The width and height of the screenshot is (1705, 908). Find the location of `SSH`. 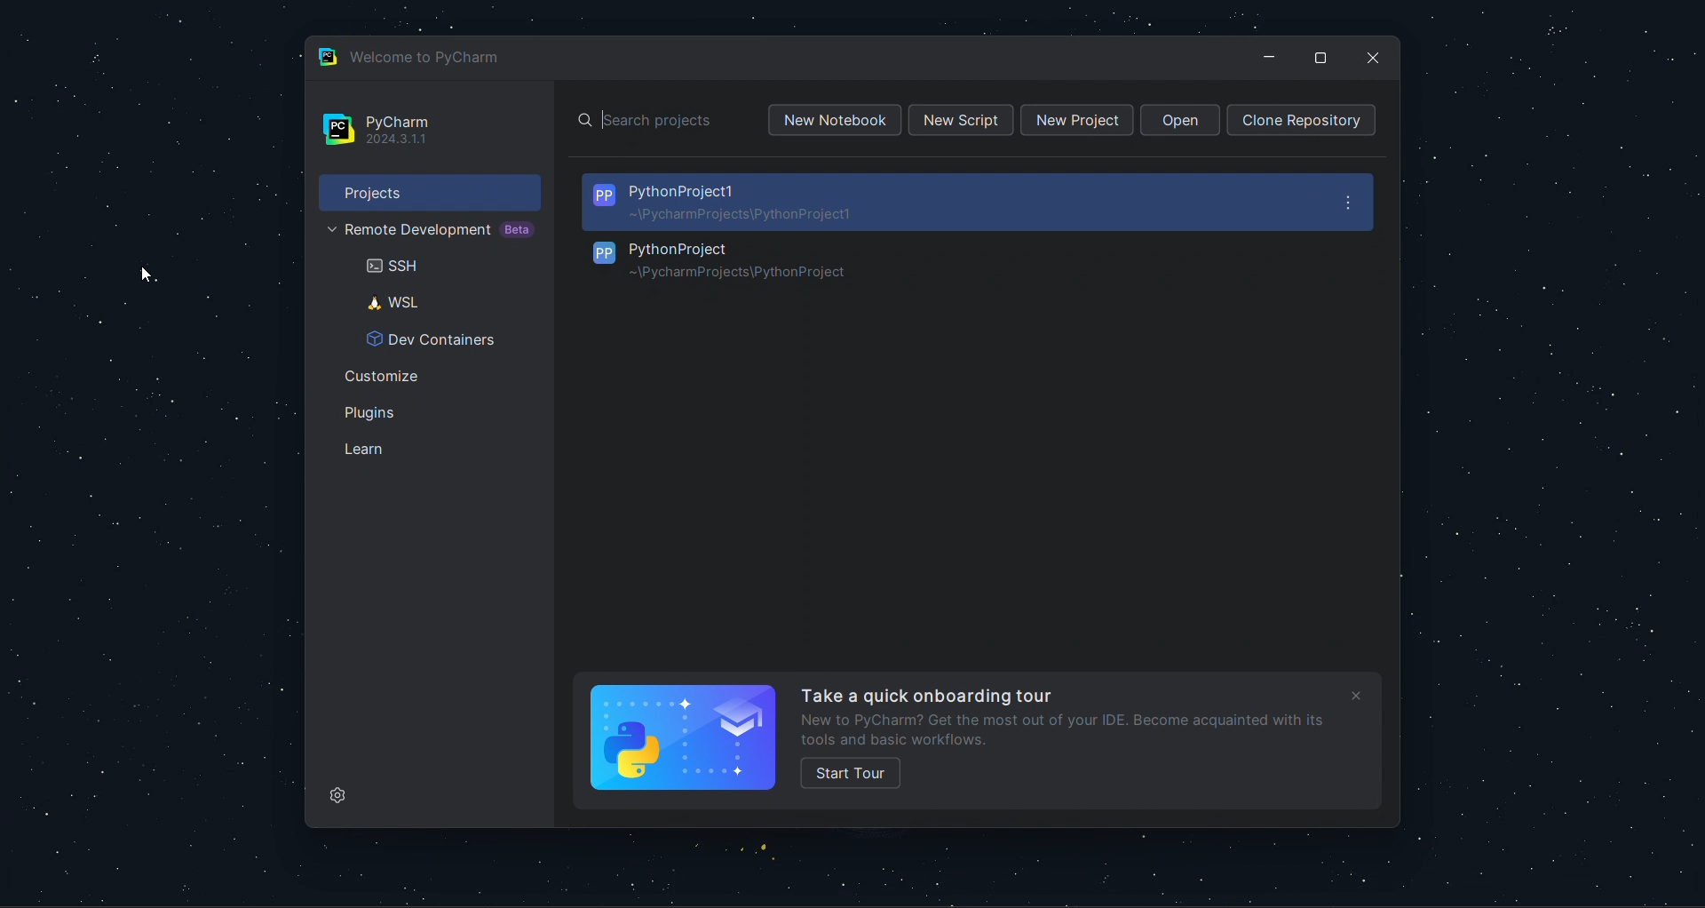

SSH is located at coordinates (432, 266).